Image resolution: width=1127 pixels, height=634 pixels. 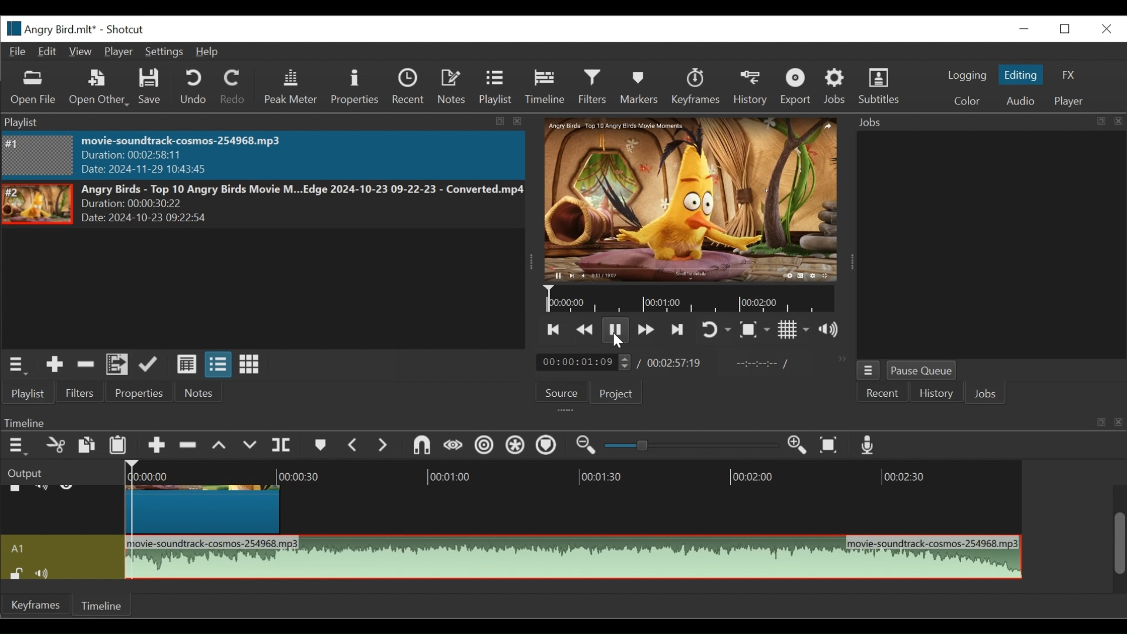 I want to click on Lift, so click(x=221, y=446).